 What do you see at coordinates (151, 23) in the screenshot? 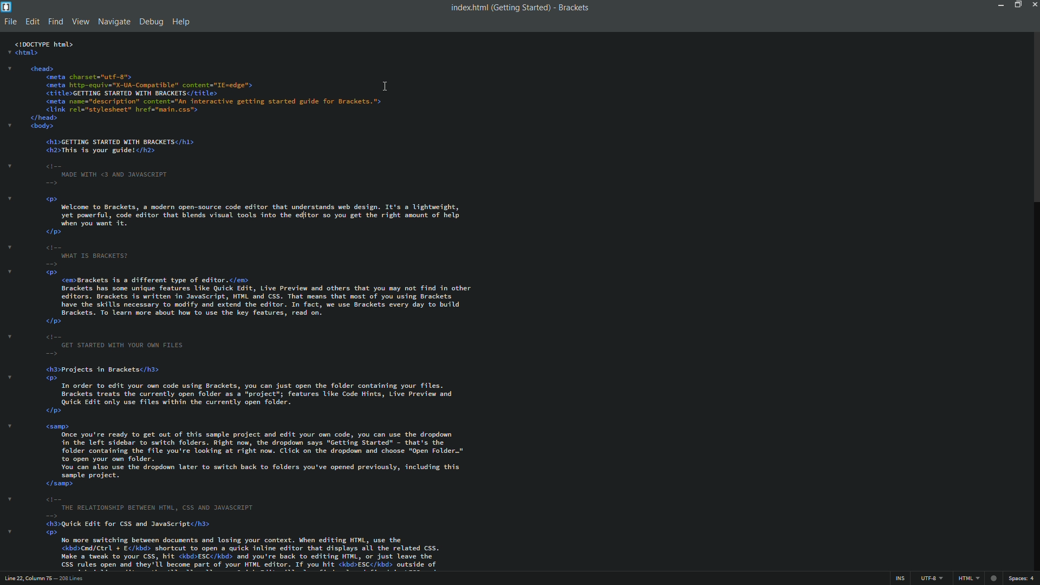
I see `debug` at bounding box center [151, 23].